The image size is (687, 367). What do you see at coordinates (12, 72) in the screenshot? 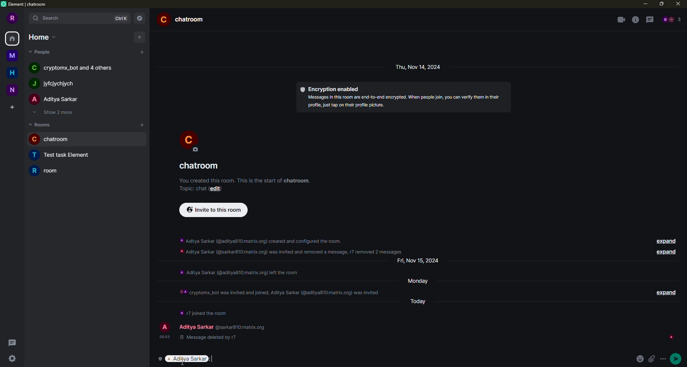
I see `home` at bounding box center [12, 72].